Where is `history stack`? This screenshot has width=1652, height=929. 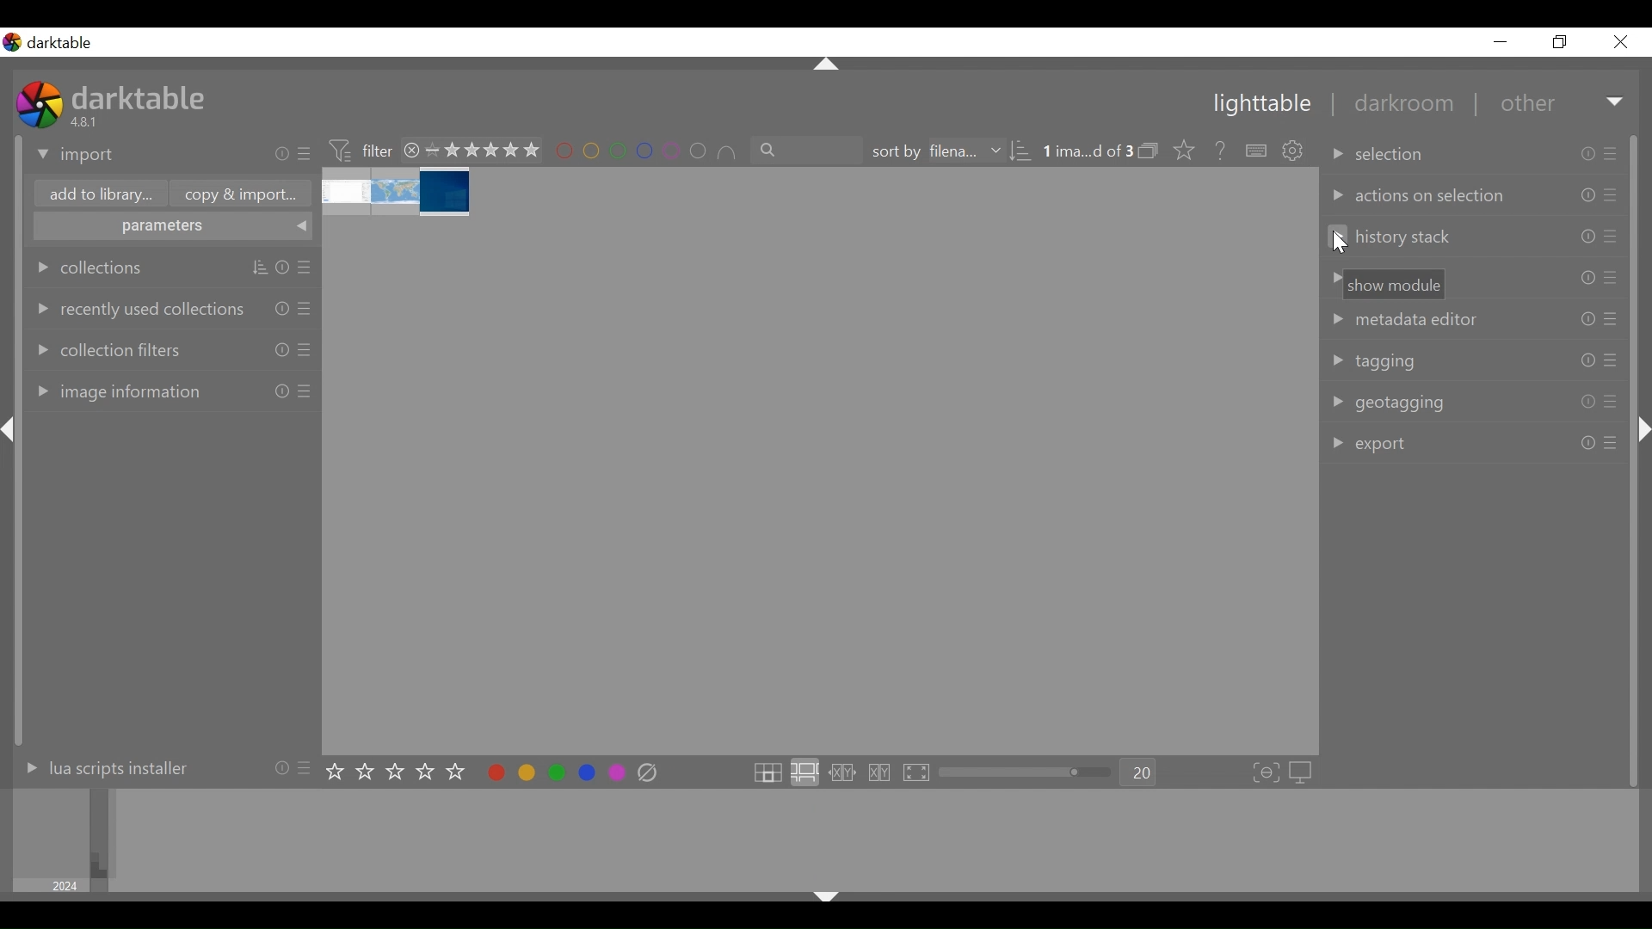 history stack is located at coordinates (1391, 237).